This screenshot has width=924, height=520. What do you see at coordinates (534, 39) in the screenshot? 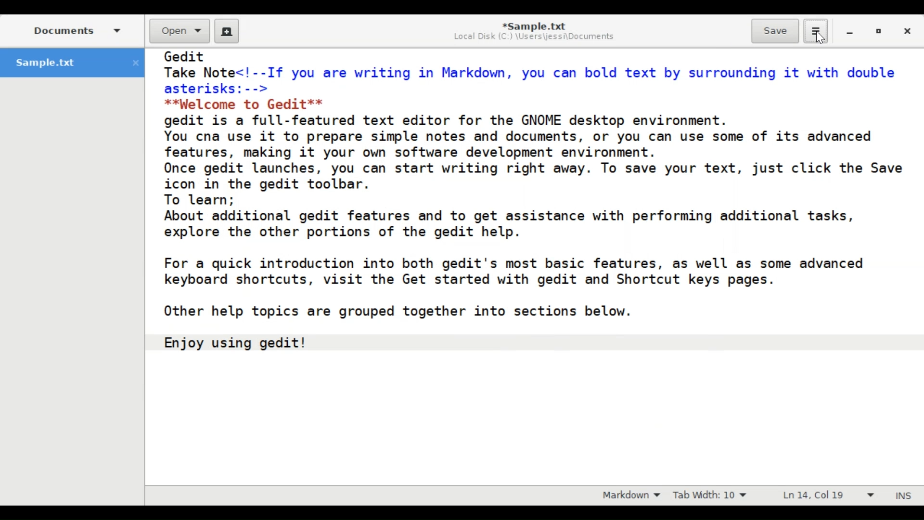
I see `Local Disk (C:) \Users\jessi\Documents` at bounding box center [534, 39].